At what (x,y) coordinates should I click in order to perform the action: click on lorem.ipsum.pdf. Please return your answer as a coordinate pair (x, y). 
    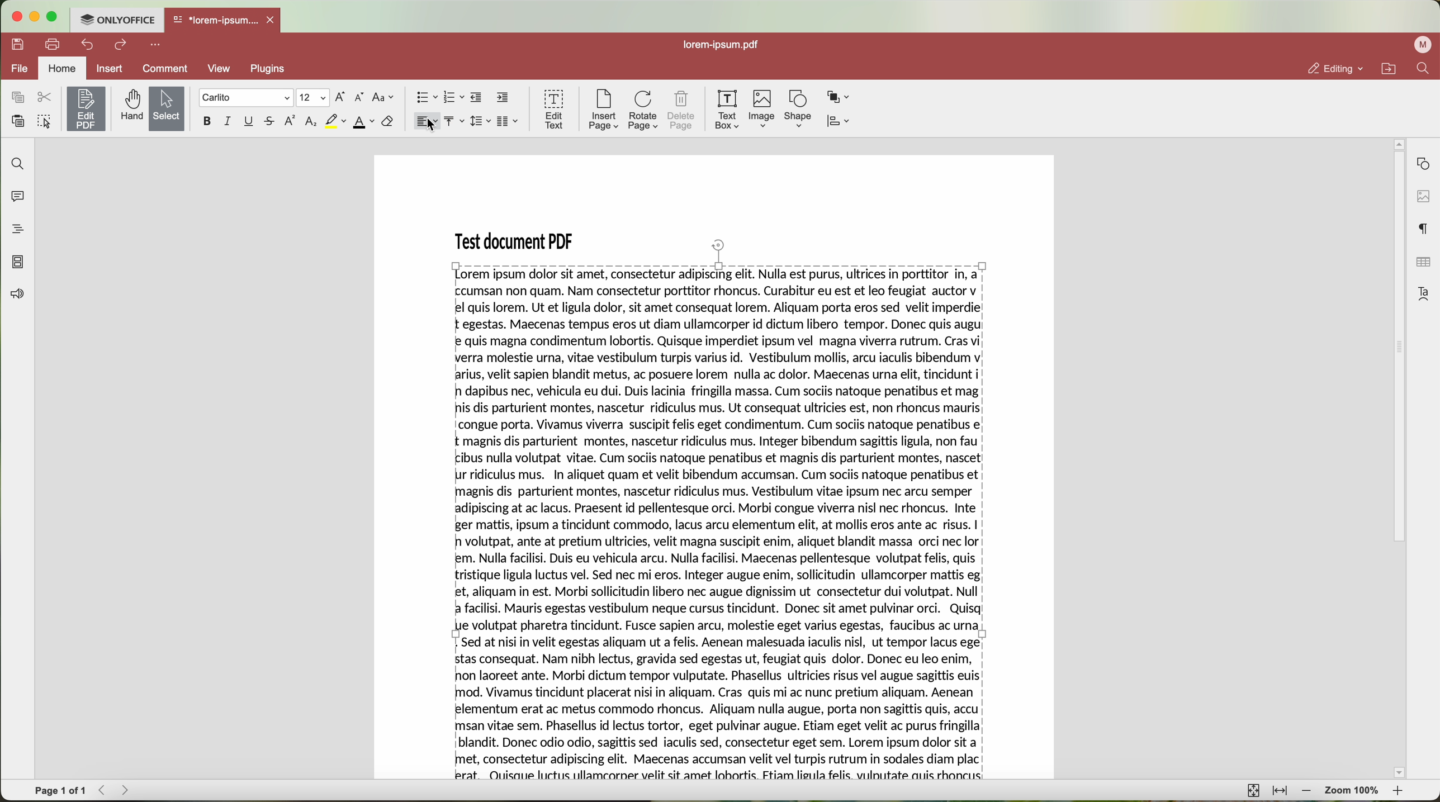
    Looking at the image, I should click on (725, 45).